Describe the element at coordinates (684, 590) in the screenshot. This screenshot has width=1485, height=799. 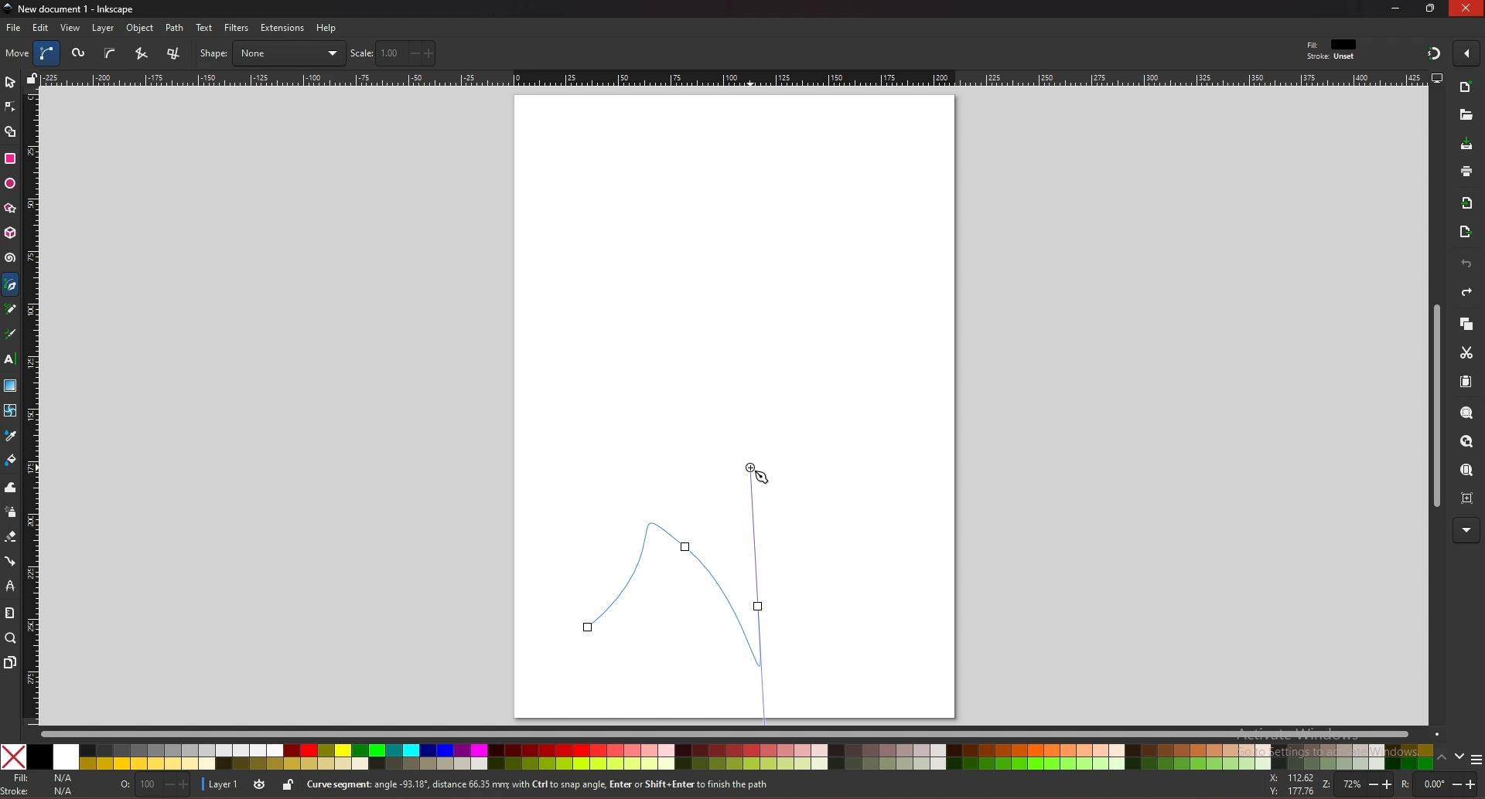
I see `bezier curve` at that location.